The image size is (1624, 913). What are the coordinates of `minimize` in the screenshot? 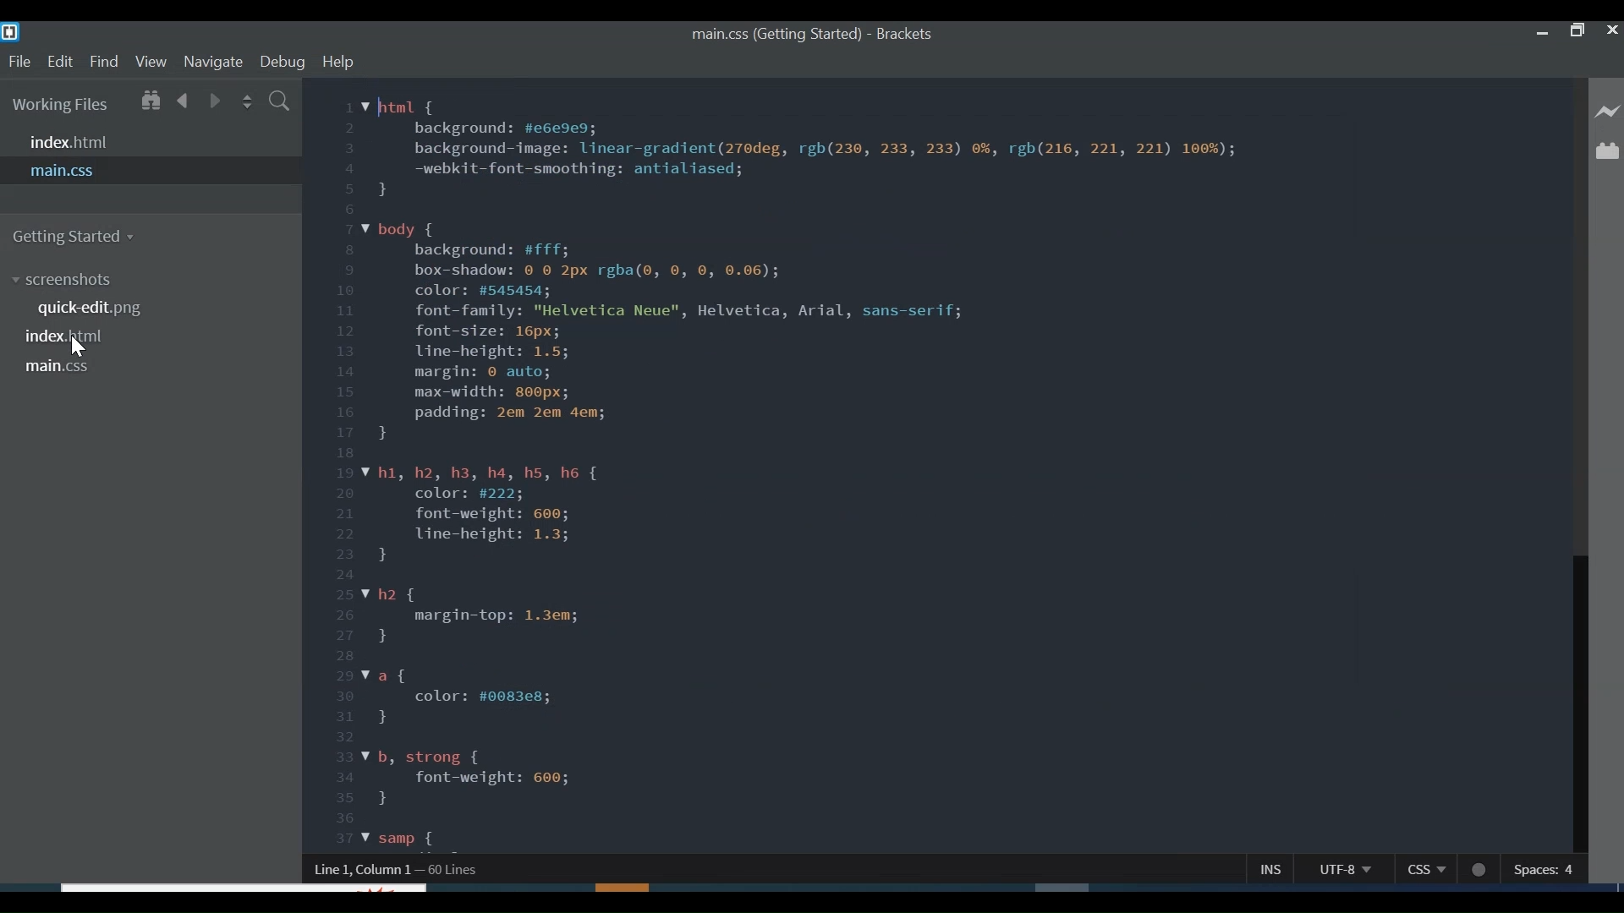 It's located at (1544, 32).